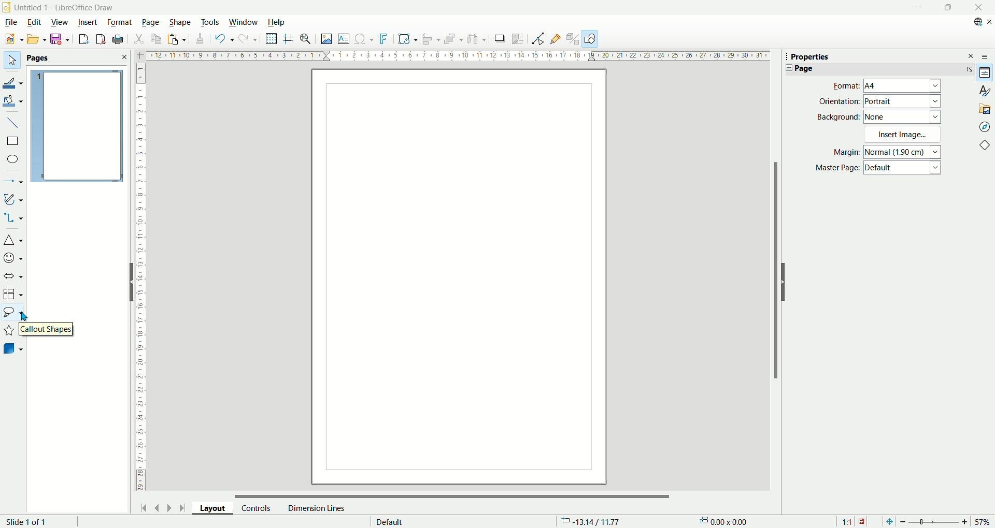  I want to click on file, so click(10, 22).